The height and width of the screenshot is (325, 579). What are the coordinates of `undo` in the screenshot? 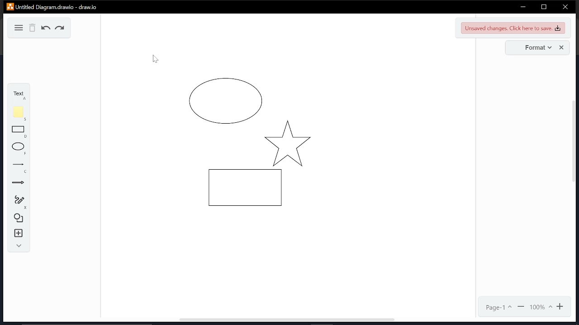 It's located at (46, 28).